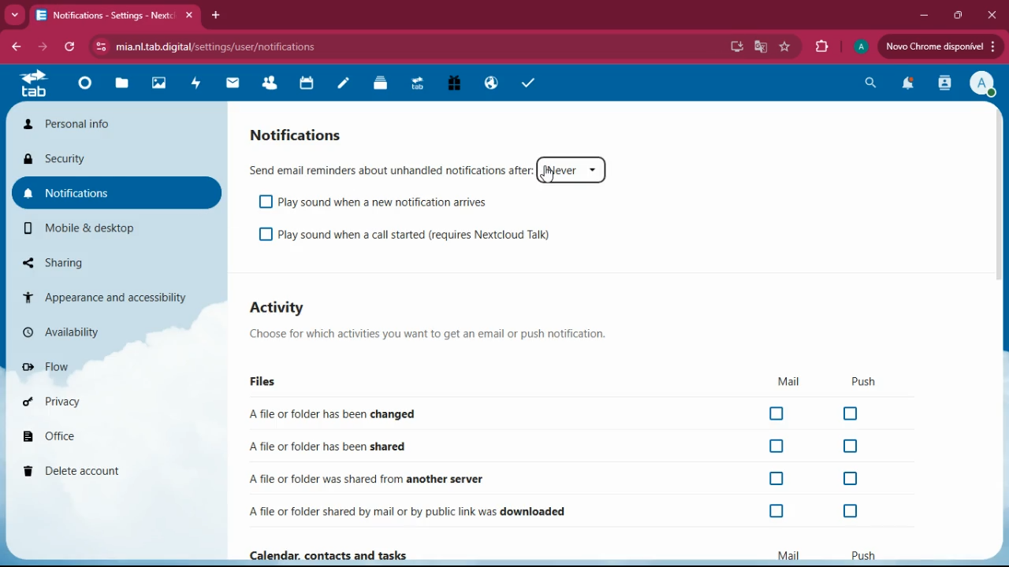  I want to click on another server, so click(372, 478).